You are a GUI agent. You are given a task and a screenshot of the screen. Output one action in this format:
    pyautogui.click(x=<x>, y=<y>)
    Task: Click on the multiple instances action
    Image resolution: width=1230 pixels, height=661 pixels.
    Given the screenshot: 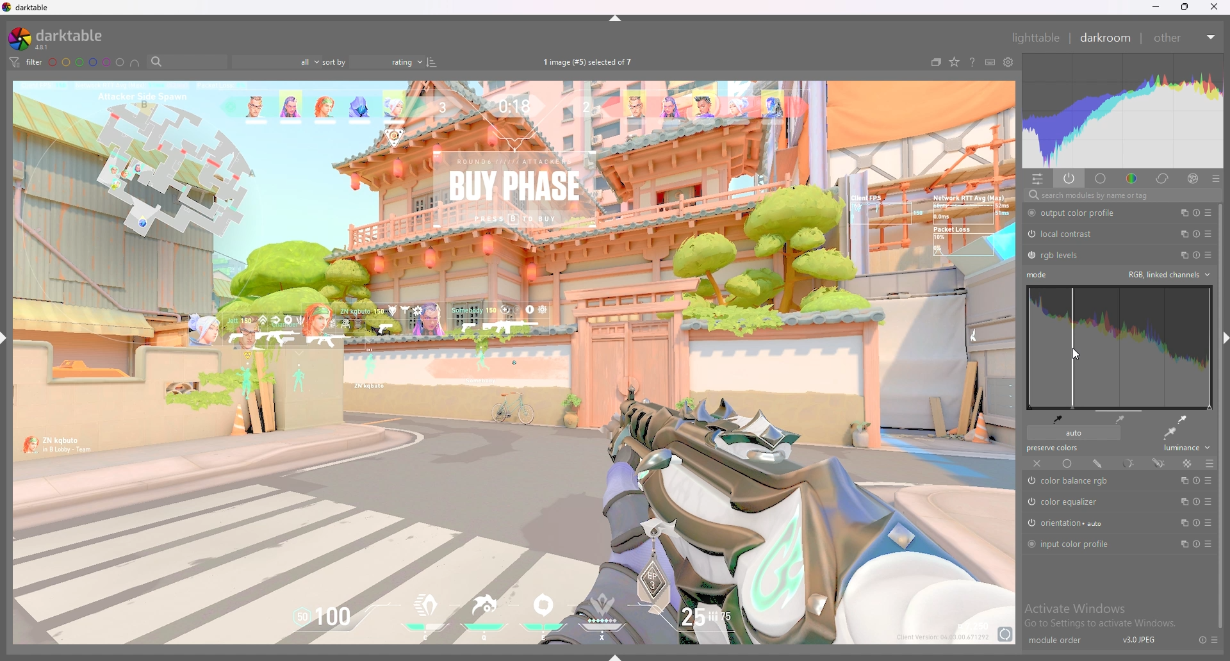 What is the action you would take?
    pyautogui.click(x=1182, y=254)
    